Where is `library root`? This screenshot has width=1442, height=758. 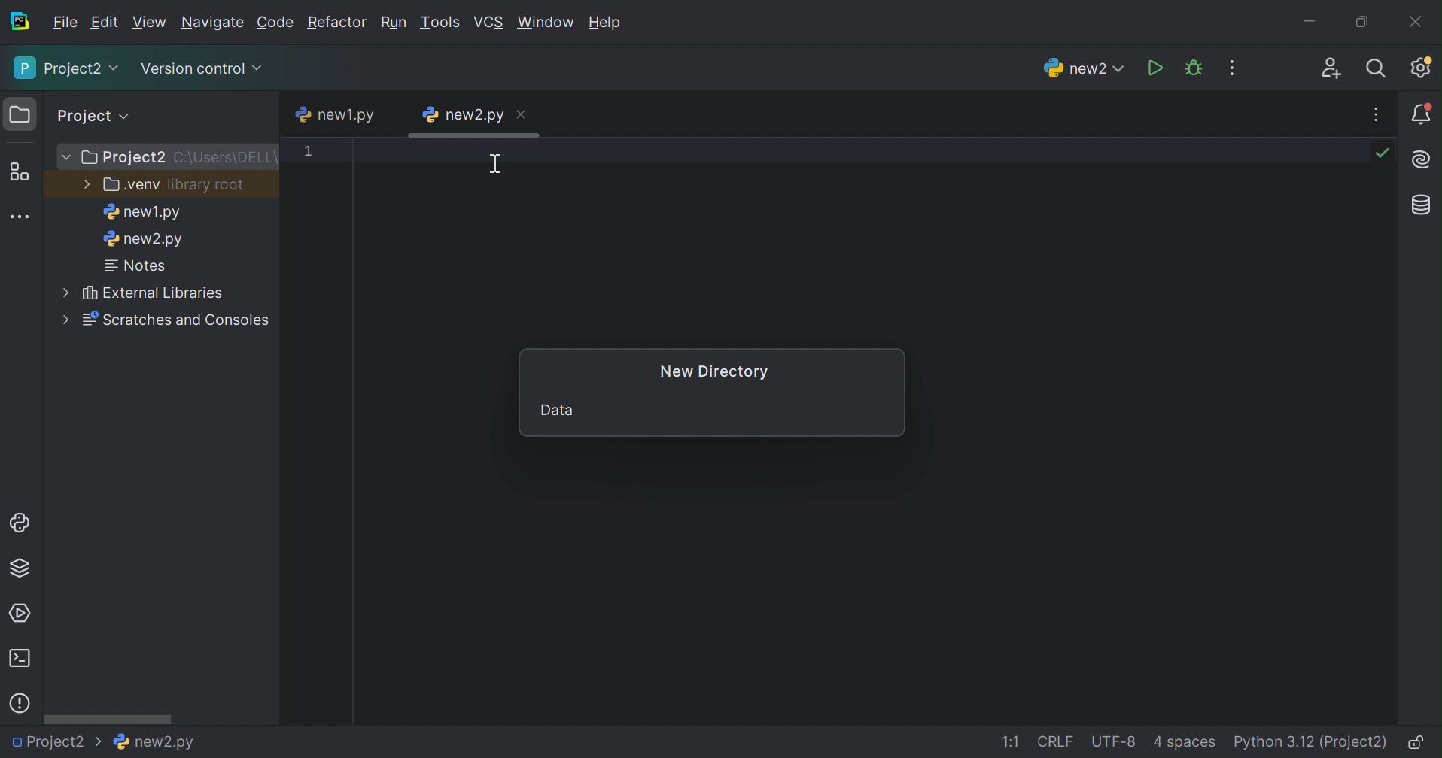
library root is located at coordinates (208, 186).